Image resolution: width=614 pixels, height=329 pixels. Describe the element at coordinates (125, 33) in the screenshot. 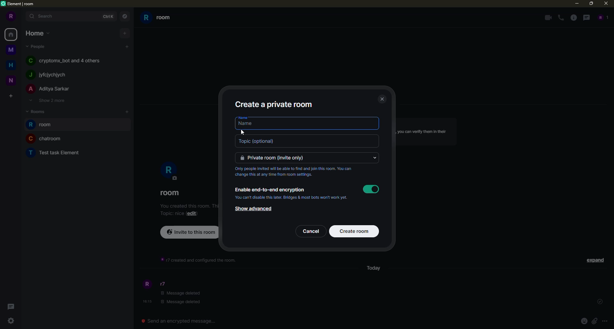

I see `add` at that location.